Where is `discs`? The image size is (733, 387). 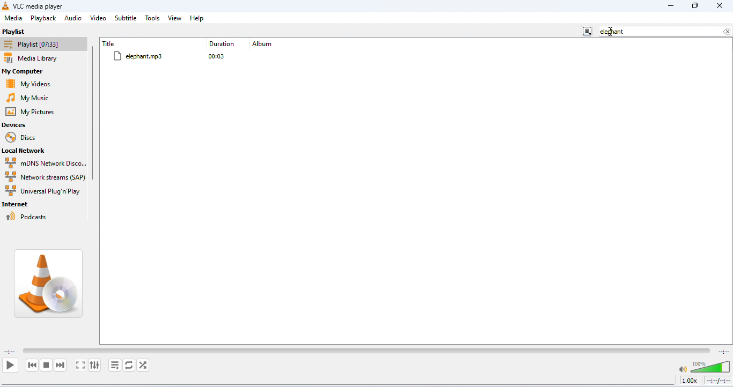
discs is located at coordinates (24, 138).